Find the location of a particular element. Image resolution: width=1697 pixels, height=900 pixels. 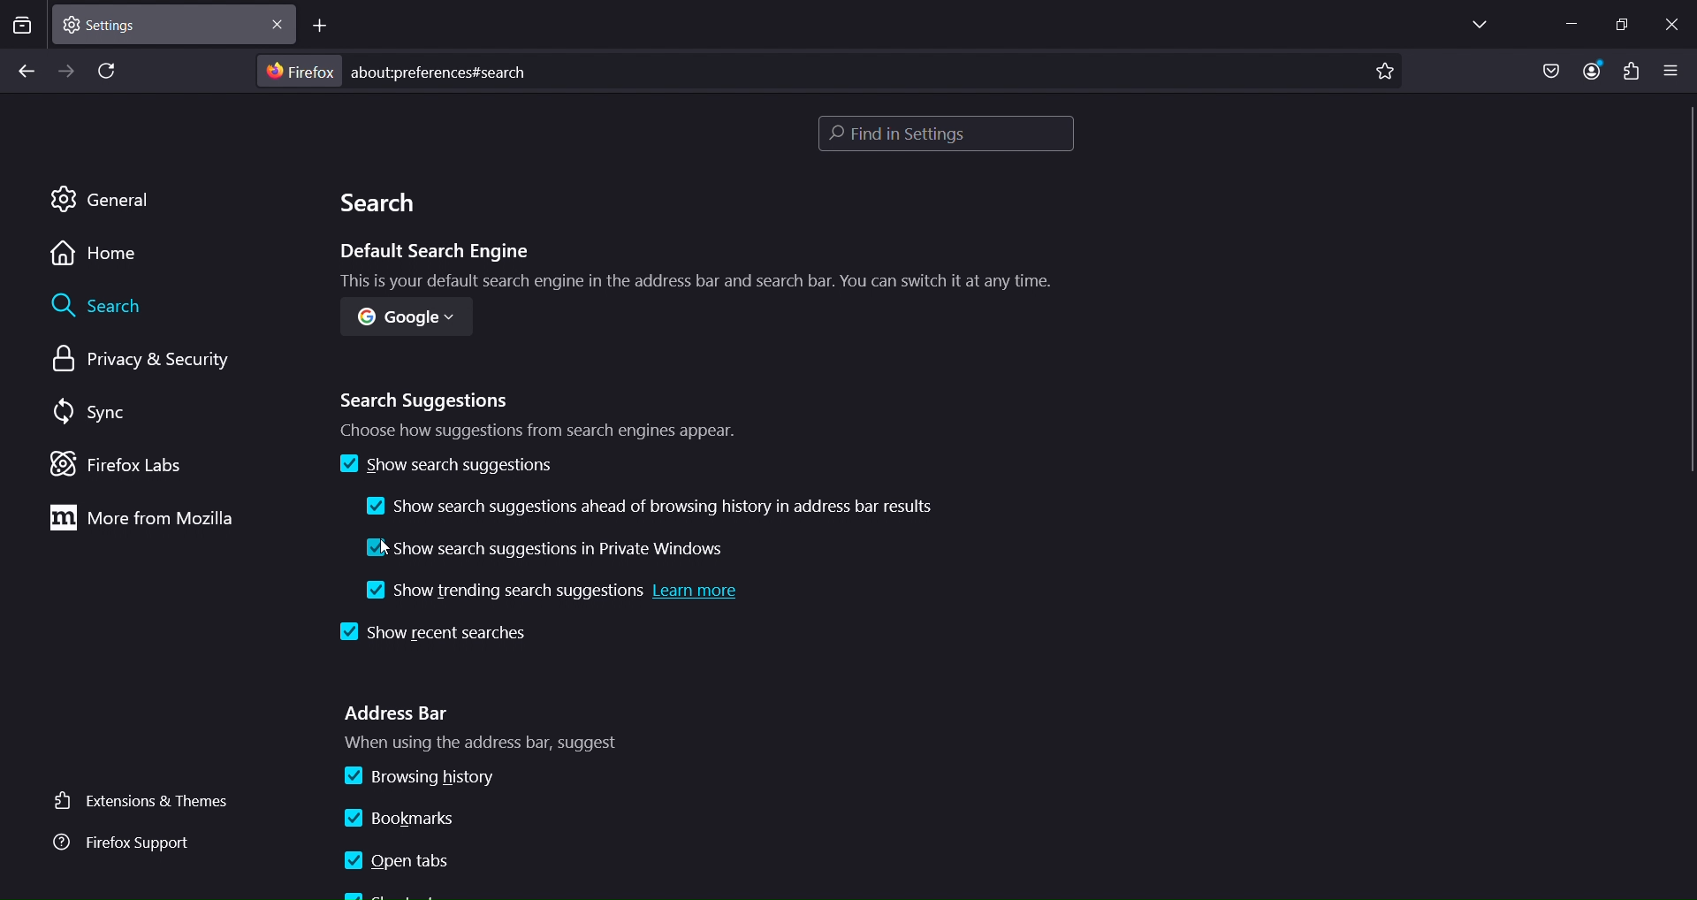

how trending search suggestions is located at coordinates (556, 595).